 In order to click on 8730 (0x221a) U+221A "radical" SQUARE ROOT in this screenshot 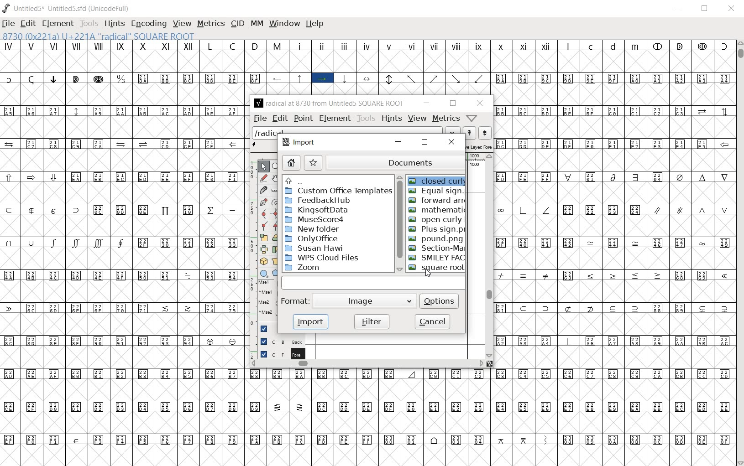, I will do `click(121, 36)`.